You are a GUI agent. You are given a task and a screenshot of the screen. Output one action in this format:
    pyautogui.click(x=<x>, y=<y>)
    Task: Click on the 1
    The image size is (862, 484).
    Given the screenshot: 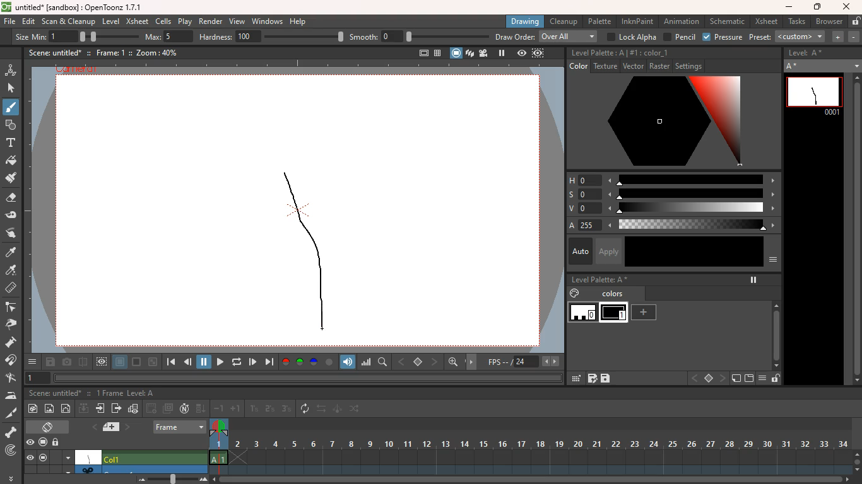 What is the action you would take?
    pyautogui.click(x=254, y=408)
    